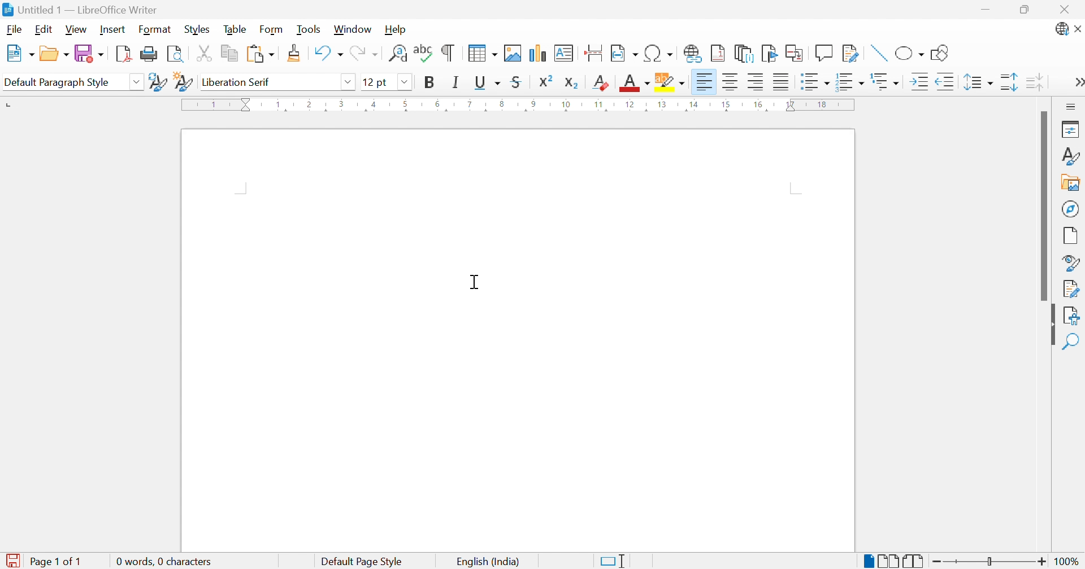 The height and width of the screenshot is (569, 1085). I want to click on Style inspector, so click(1070, 264).